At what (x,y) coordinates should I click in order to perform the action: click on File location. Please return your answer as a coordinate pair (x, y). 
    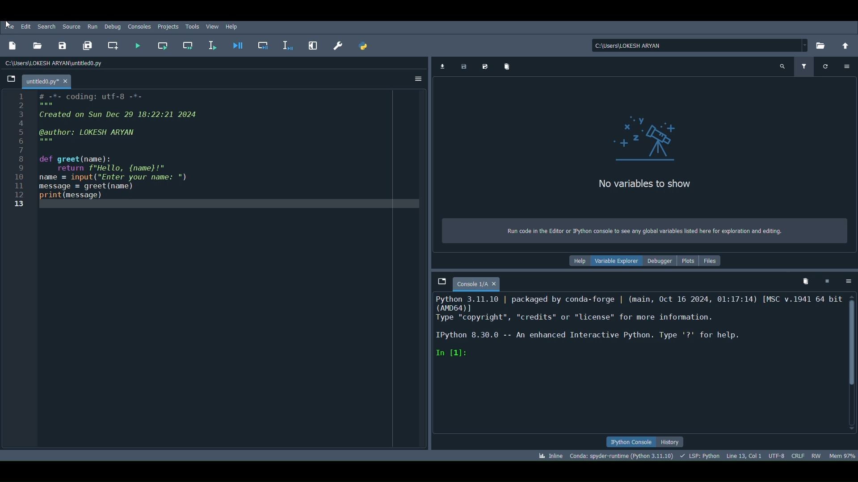
    Looking at the image, I should click on (696, 45).